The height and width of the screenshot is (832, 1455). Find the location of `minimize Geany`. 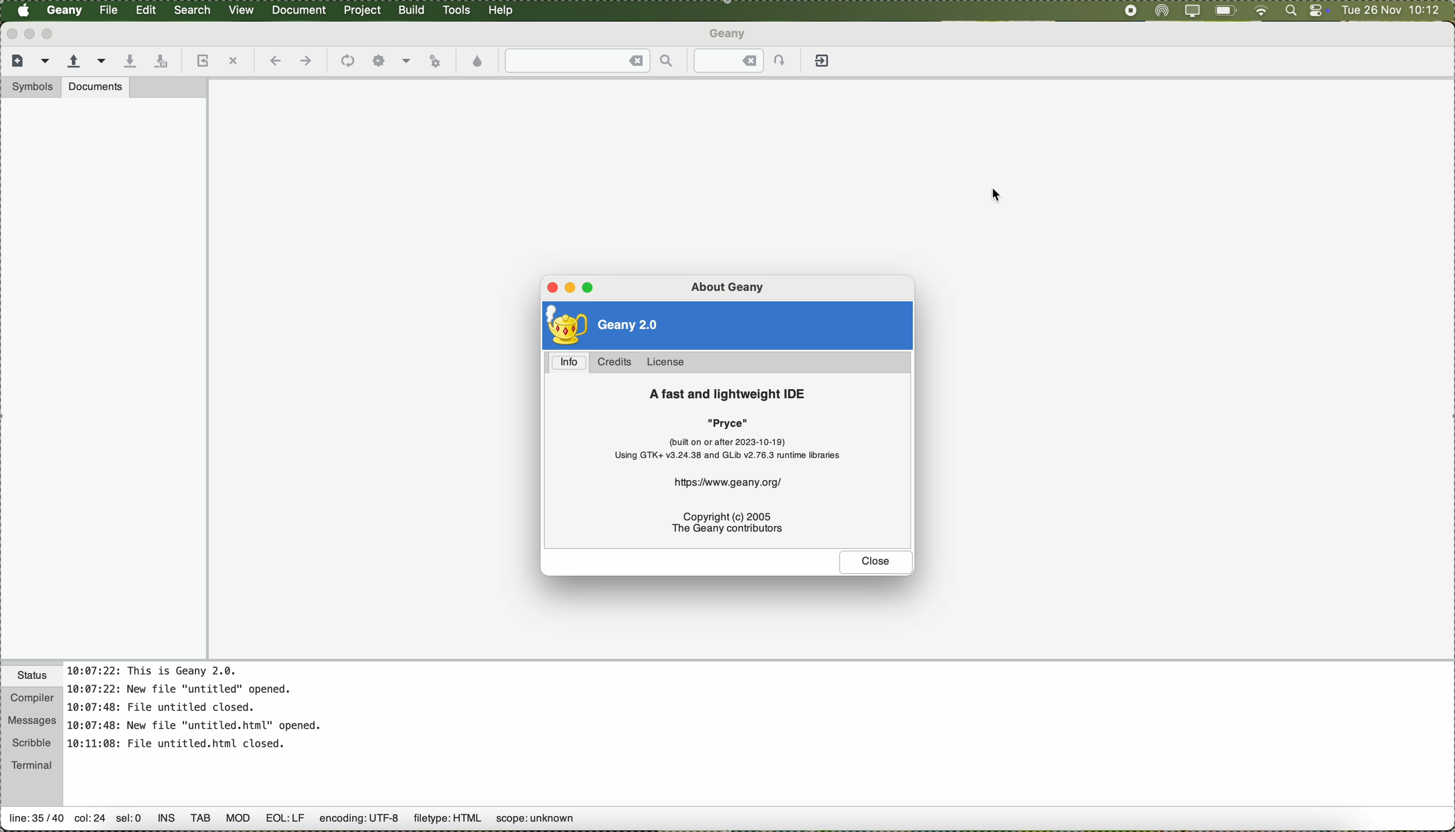

minimize Geany is located at coordinates (34, 35).